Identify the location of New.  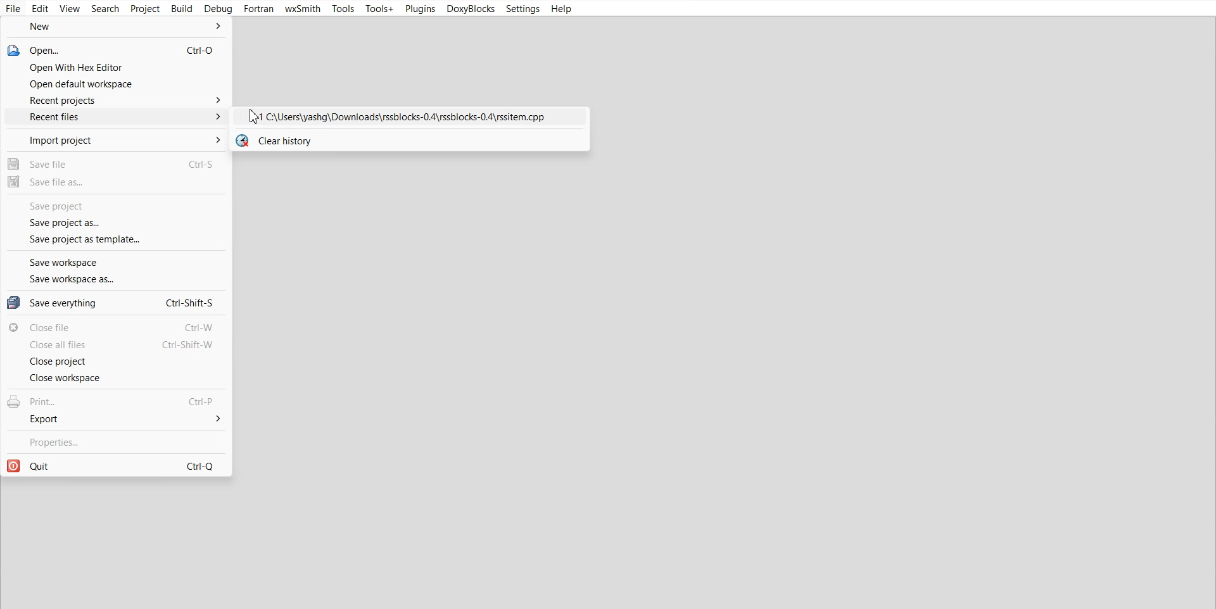
(116, 27).